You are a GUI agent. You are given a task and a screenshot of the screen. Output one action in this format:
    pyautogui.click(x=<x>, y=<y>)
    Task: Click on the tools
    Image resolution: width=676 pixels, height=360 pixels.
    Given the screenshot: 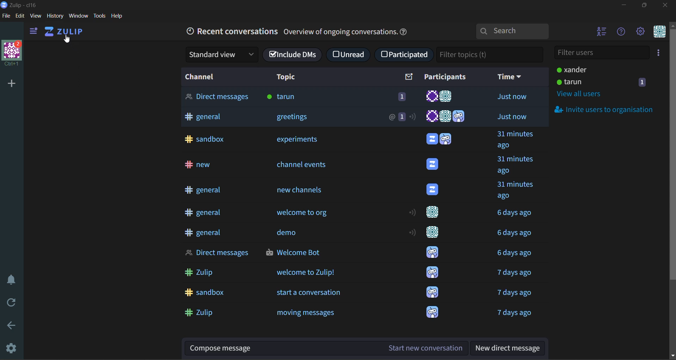 What is the action you would take?
    pyautogui.click(x=98, y=17)
    